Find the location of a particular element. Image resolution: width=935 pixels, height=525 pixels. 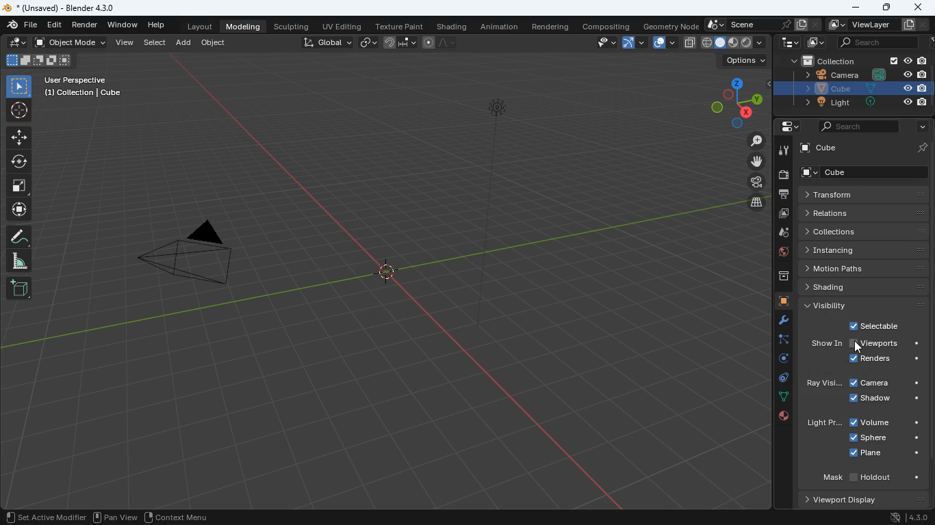

maximize is located at coordinates (885, 8).